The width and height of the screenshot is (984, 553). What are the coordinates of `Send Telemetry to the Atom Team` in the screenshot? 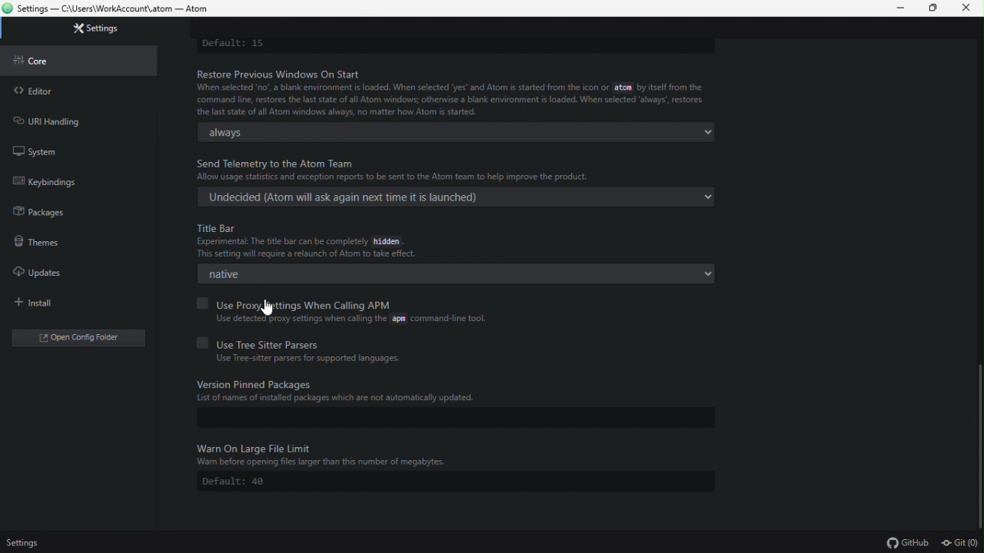 It's located at (276, 164).